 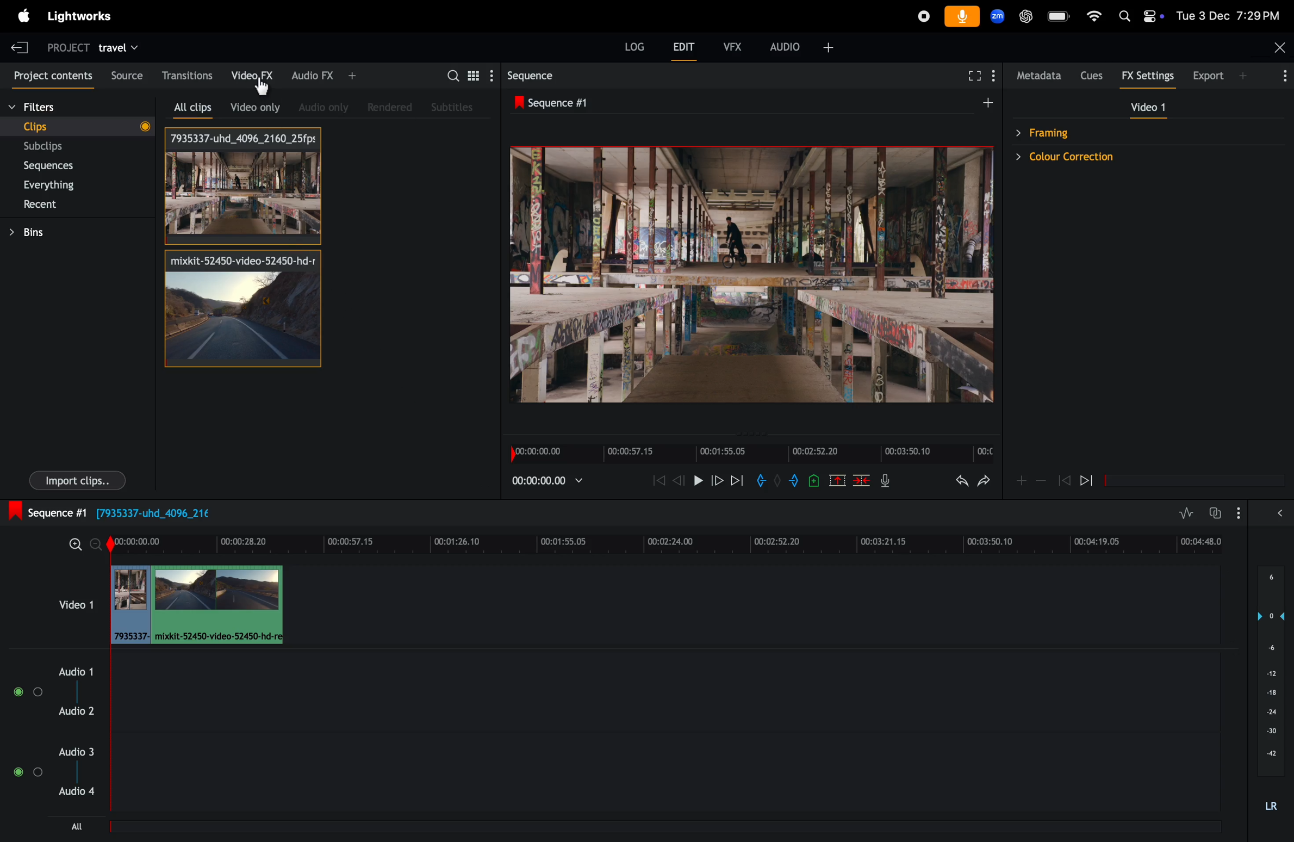 What do you see at coordinates (761, 481) in the screenshot?
I see `add in` at bounding box center [761, 481].